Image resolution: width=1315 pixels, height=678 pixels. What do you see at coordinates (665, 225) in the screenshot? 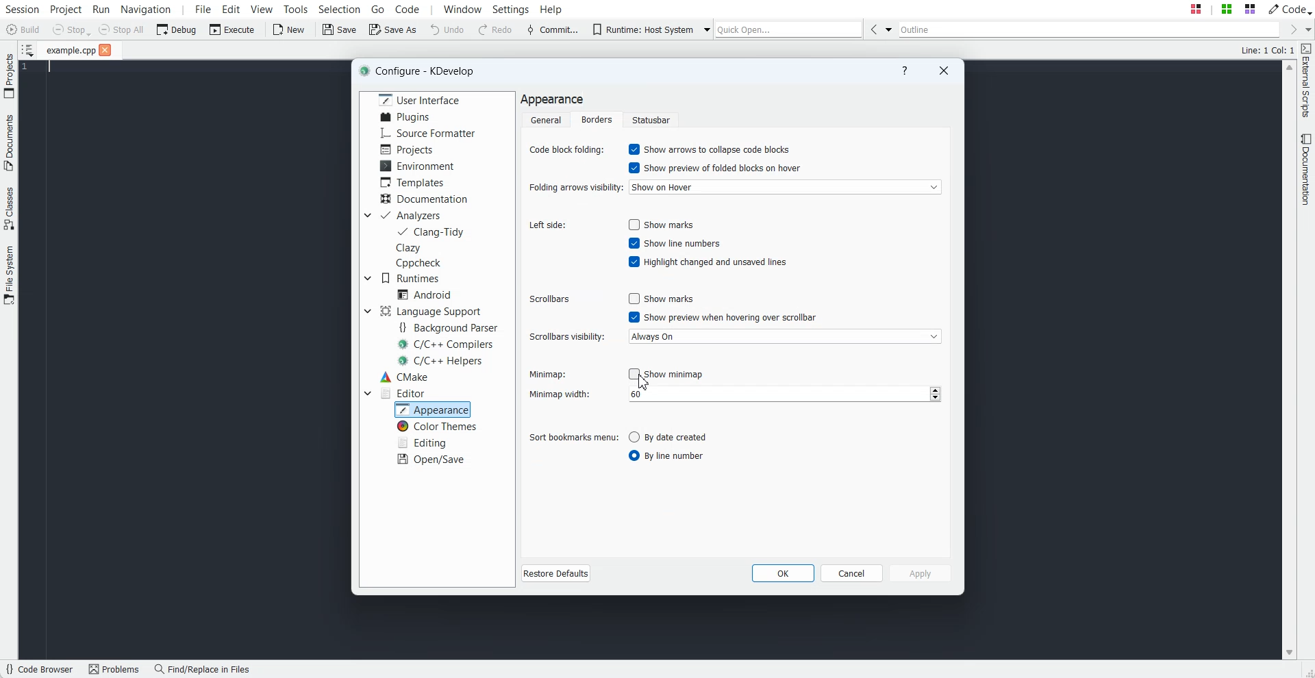
I see `Enable show marks` at bounding box center [665, 225].